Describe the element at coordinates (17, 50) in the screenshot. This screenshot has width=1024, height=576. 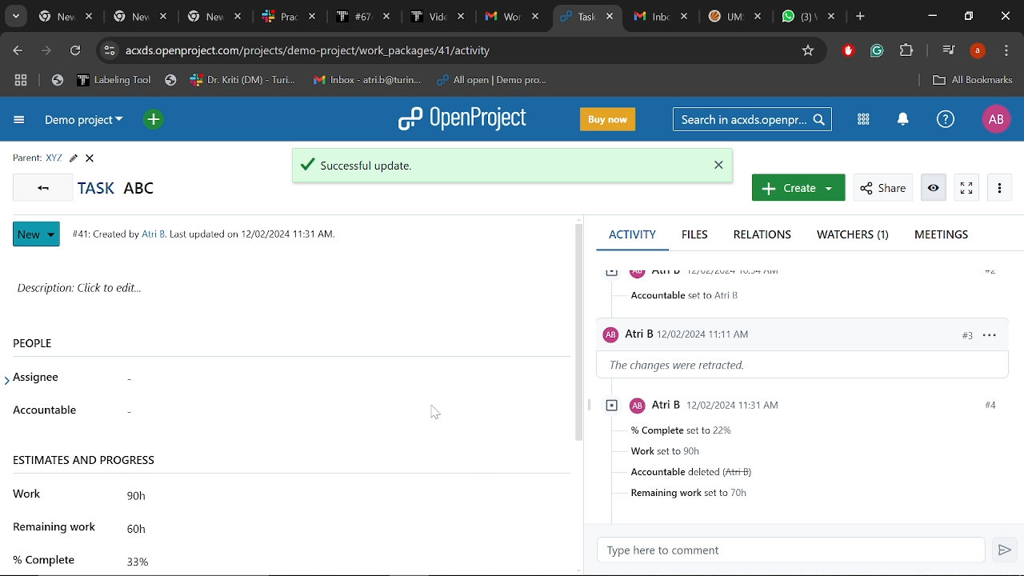
I see `Previous page` at that location.